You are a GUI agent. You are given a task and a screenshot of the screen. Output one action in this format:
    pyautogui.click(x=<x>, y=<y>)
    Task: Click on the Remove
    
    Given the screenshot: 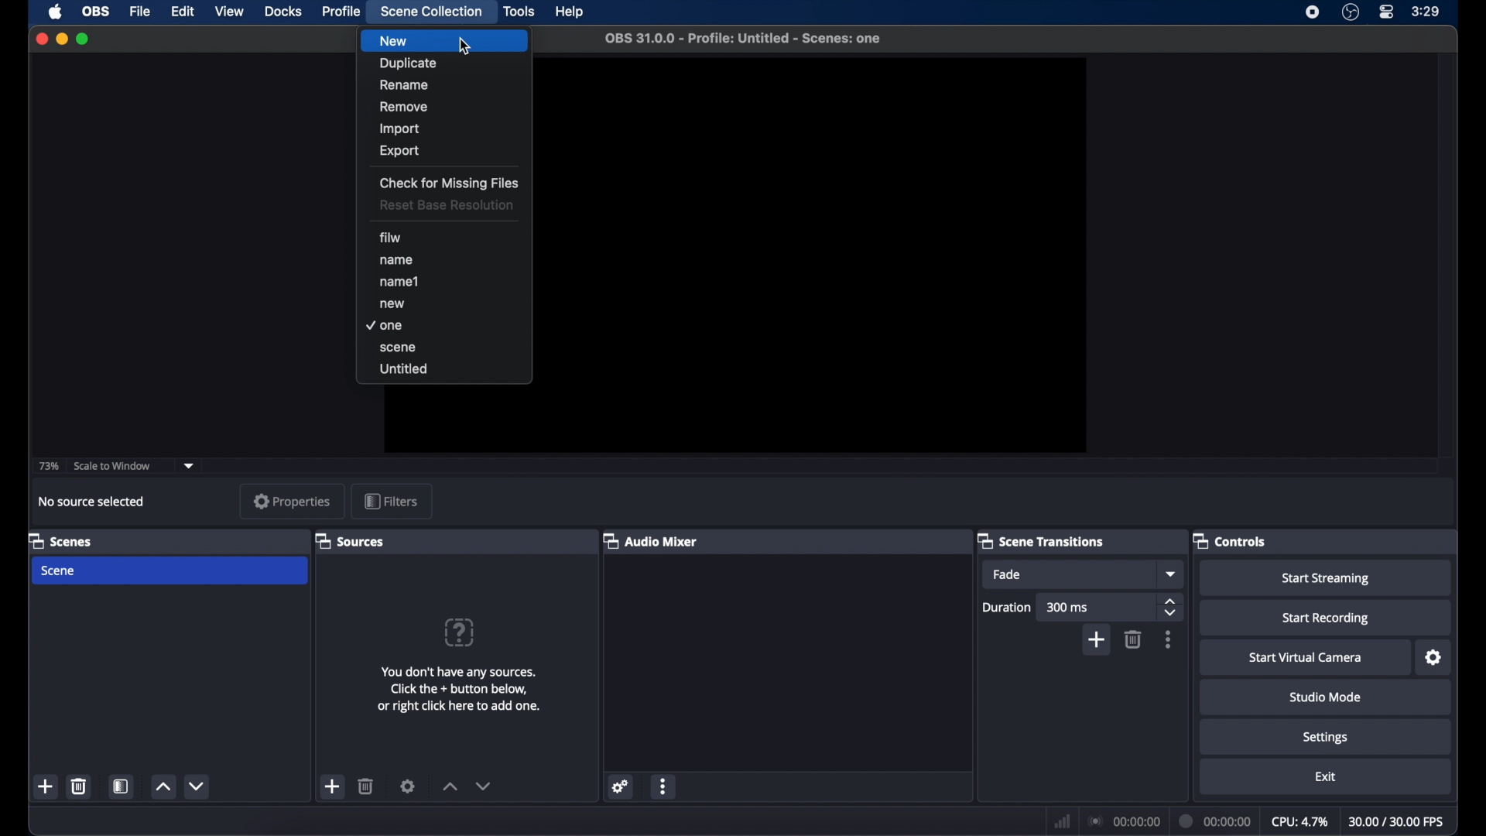 What is the action you would take?
    pyautogui.click(x=444, y=106)
    